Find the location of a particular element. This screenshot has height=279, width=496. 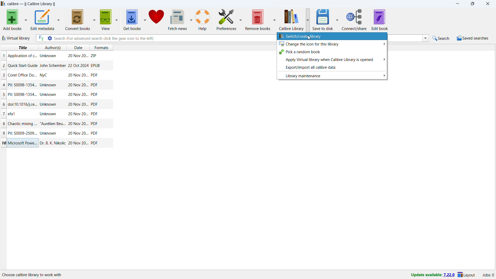

Title is located at coordinates (23, 94).